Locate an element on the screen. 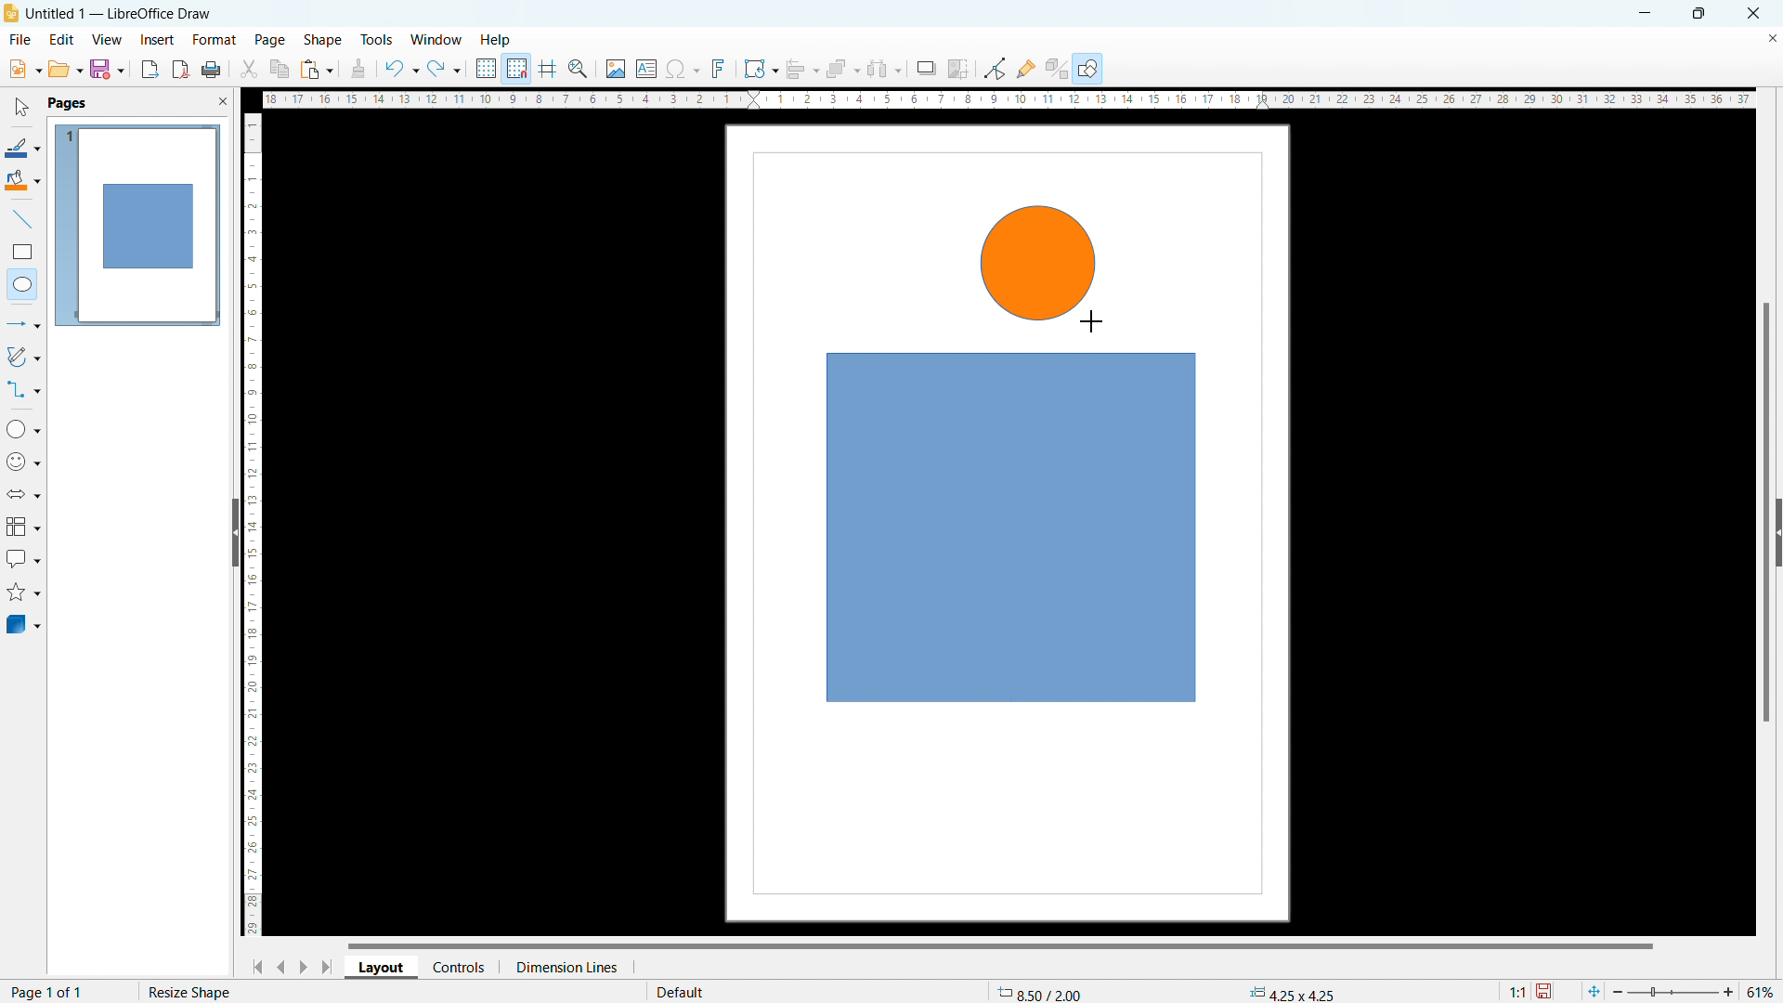  crop is located at coordinates (958, 69).